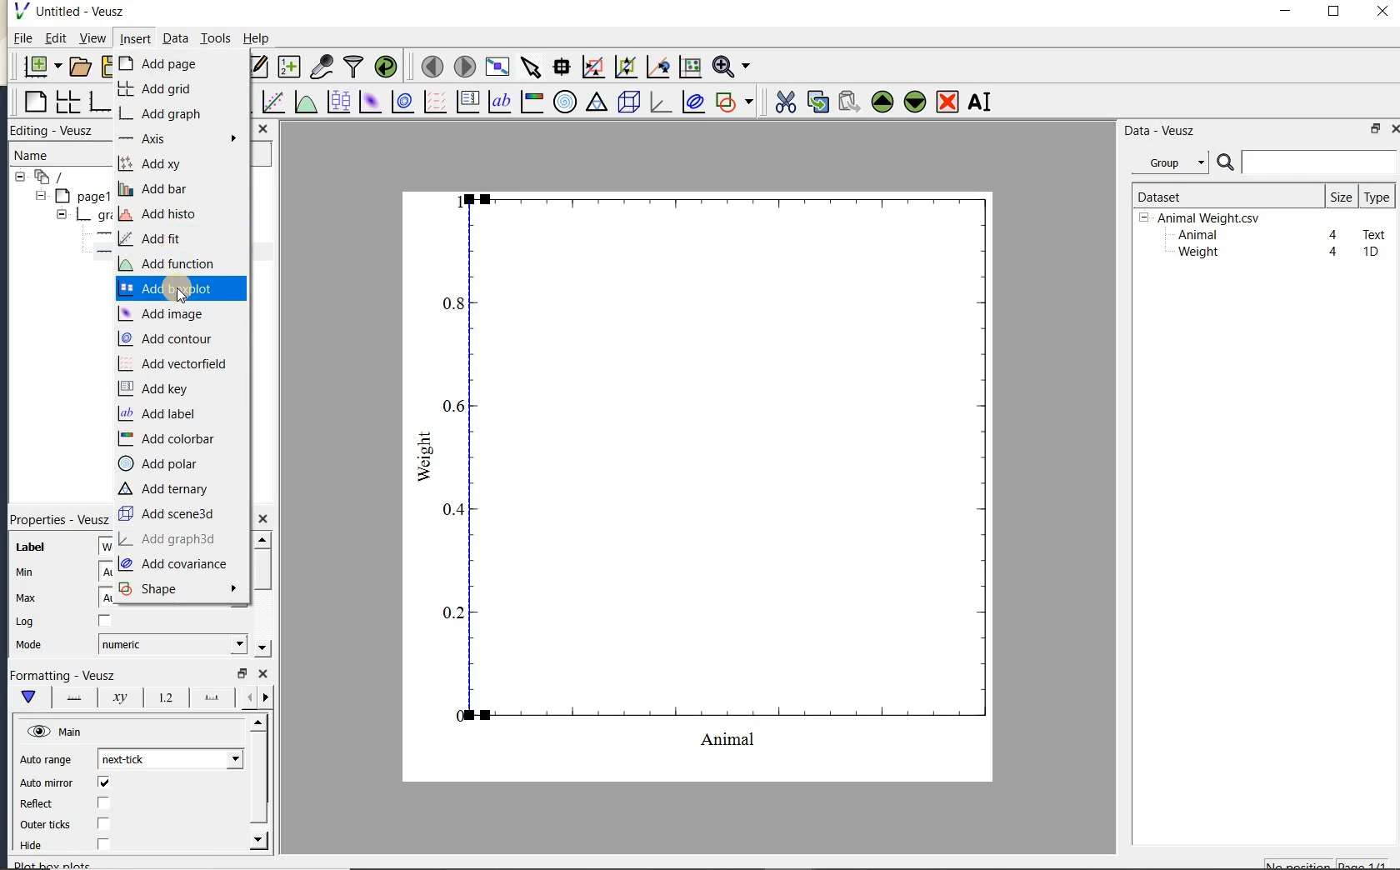  What do you see at coordinates (25, 622) in the screenshot?
I see `Log` at bounding box center [25, 622].